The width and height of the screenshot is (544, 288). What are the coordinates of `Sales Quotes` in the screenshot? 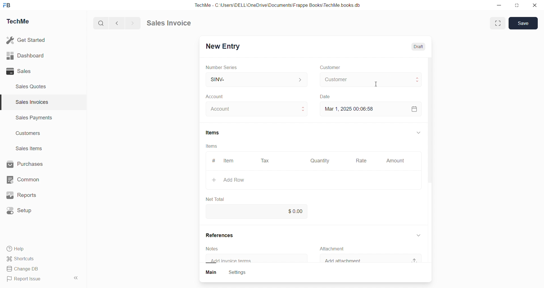 It's located at (33, 86).